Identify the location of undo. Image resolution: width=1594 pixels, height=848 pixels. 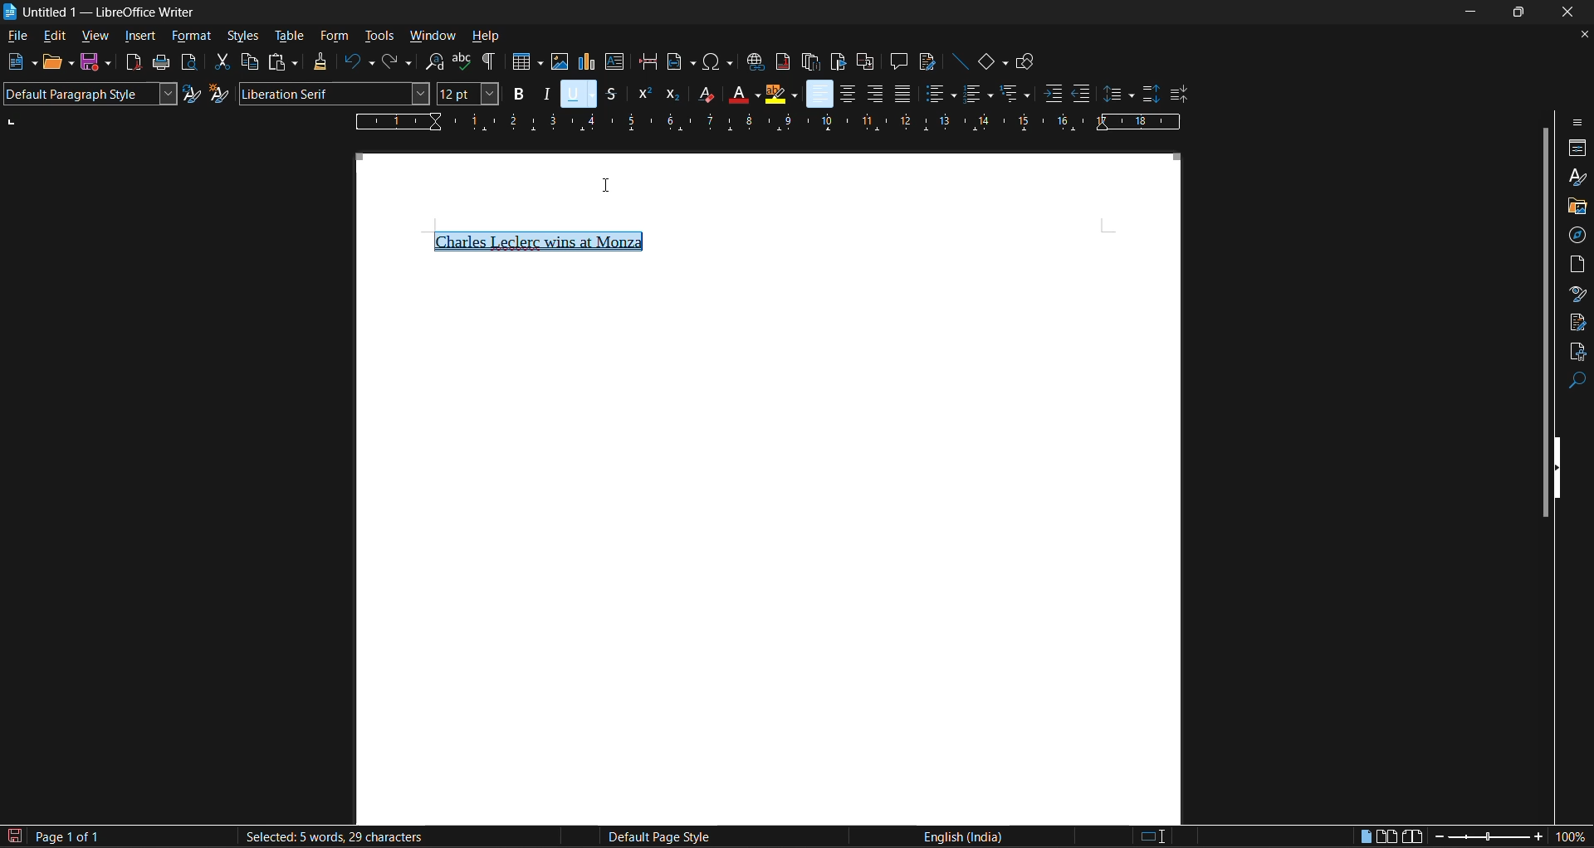
(356, 61).